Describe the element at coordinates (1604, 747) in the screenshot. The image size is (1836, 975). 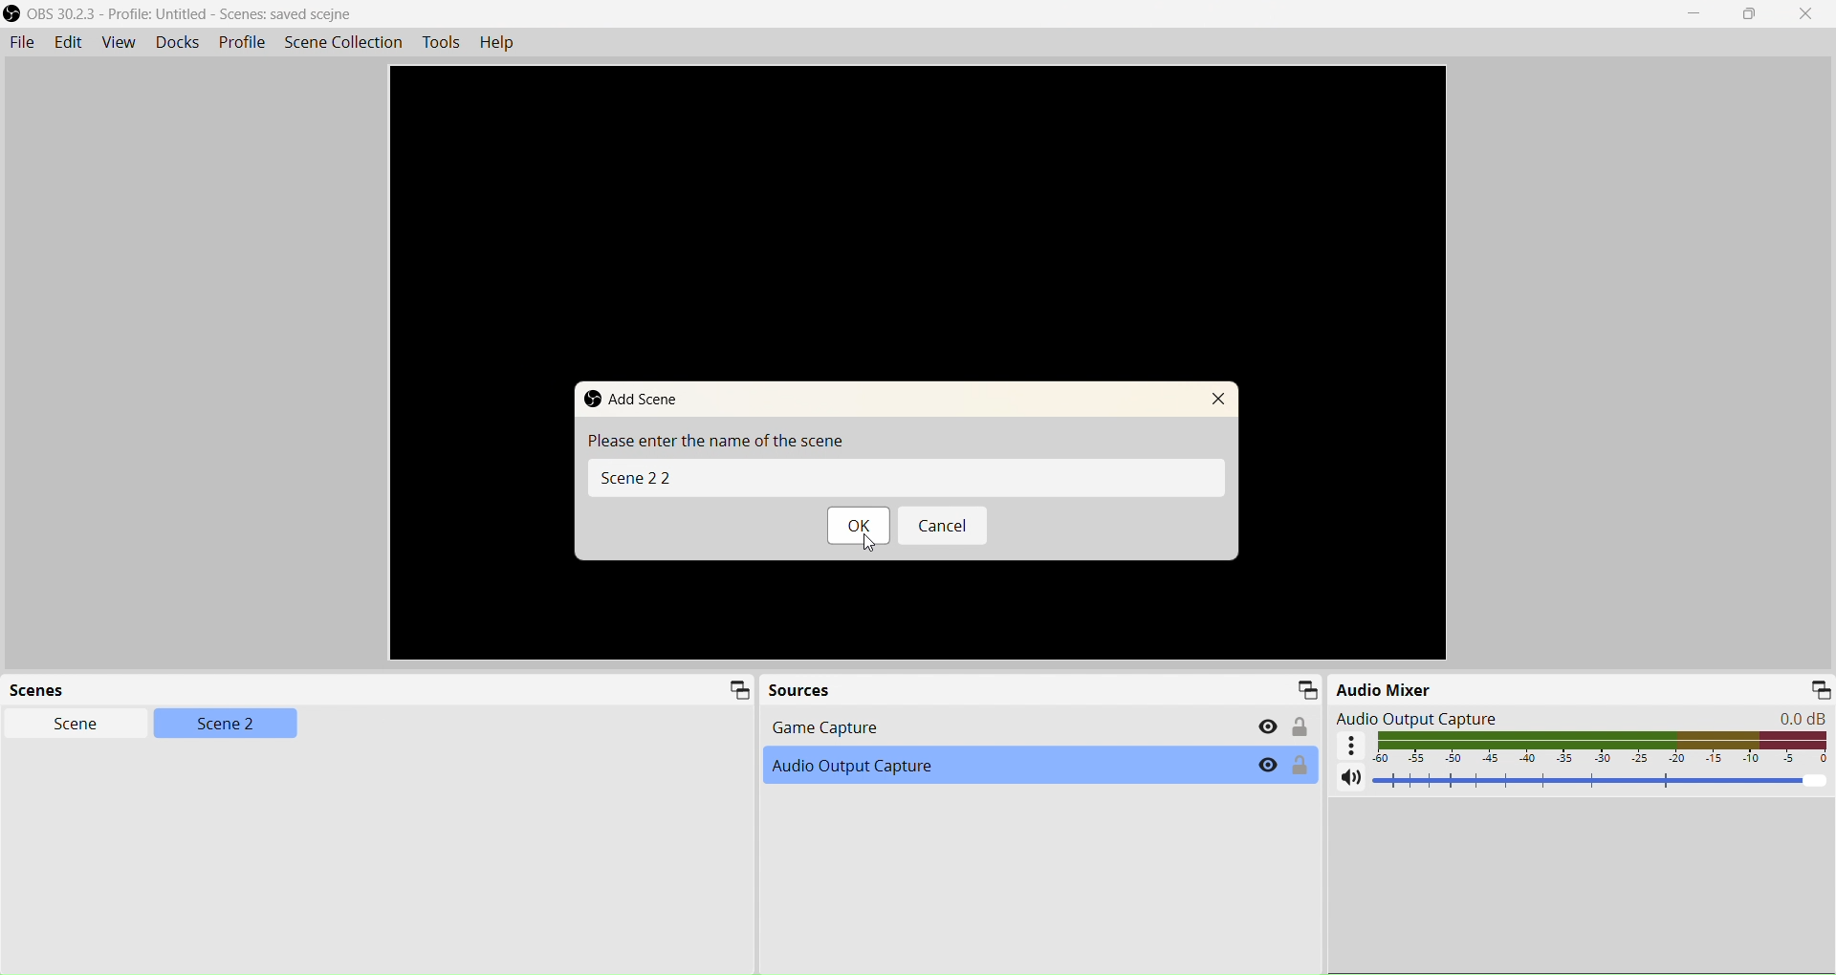
I see `Volume indicator` at that location.